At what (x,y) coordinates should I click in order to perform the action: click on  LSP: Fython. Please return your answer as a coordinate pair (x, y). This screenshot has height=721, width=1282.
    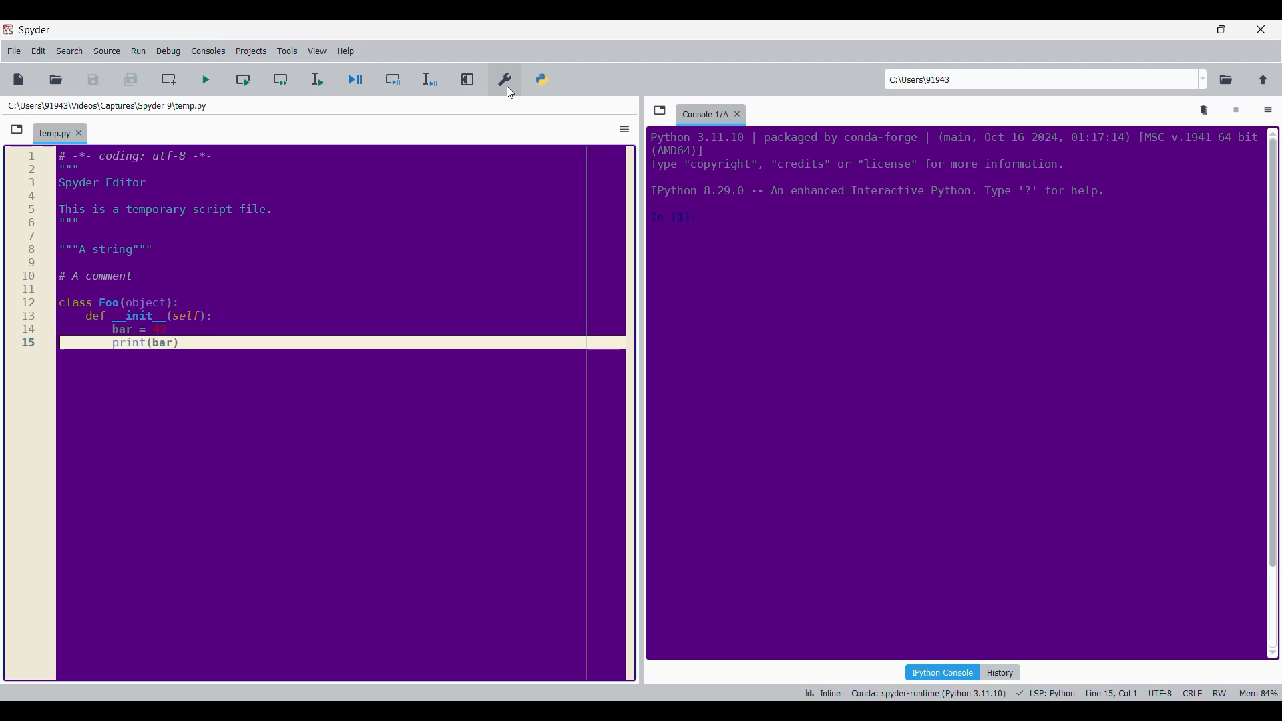
    Looking at the image, I should click on (1048, 692).